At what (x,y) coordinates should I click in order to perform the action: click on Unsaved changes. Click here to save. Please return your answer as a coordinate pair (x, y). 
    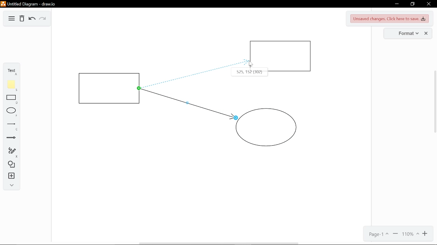
    Looking at the image, I should click on (390, 18).